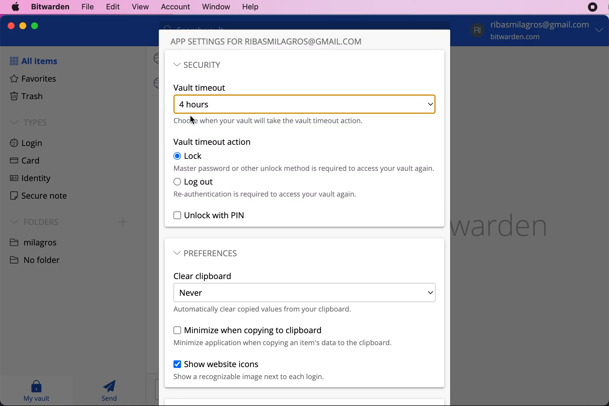 This screenshot has height=406, width=609. What do you see at coordinates (250, 7) in the screenshot?
I see `help` at bounding box center [250, 7].